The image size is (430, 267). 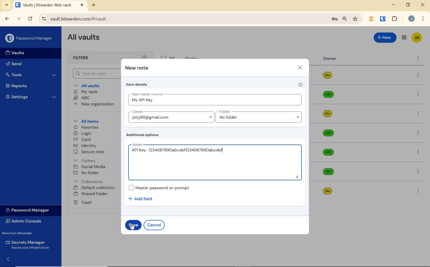 What do you see at coordinates (89, 181) in the screenshot?
I see `Collections` at bounding box center [89, 181].